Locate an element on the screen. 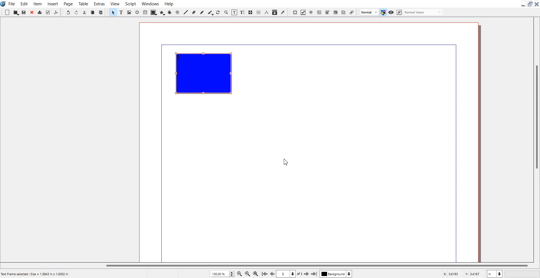 This screenshot has height=278, width=540. Undo is located at coordinates (68, 12).